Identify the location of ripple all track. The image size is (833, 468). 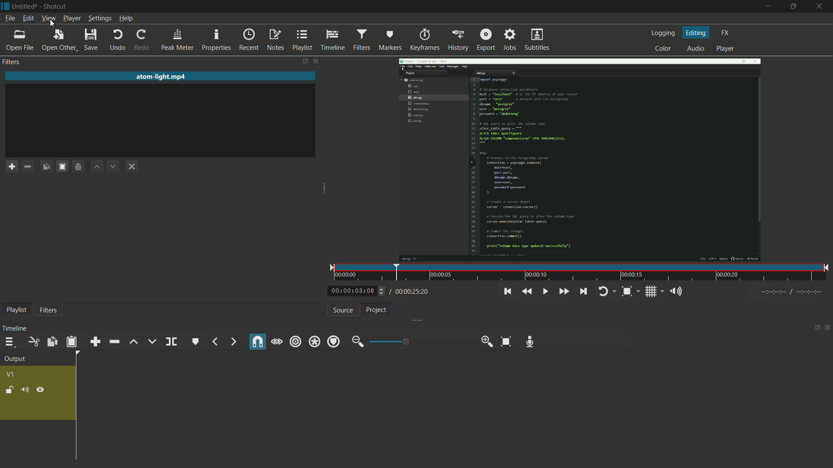
(313, 342).